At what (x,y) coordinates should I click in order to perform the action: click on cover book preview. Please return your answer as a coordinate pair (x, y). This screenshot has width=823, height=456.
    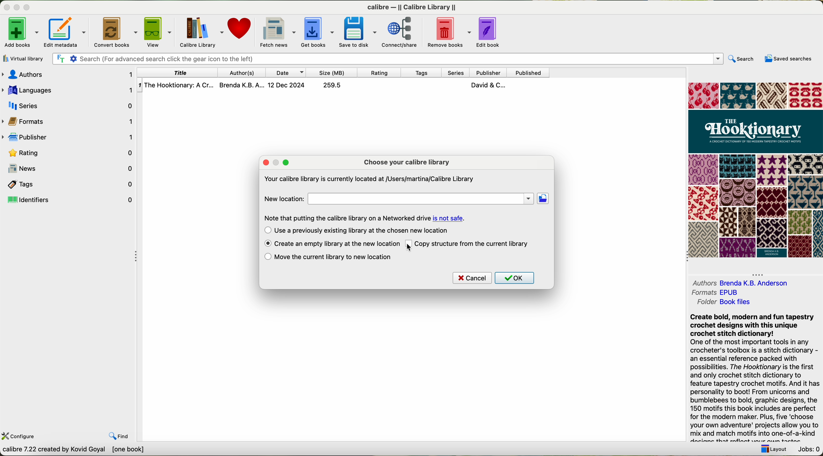
    Looking at the image, I should click on (755, 170).